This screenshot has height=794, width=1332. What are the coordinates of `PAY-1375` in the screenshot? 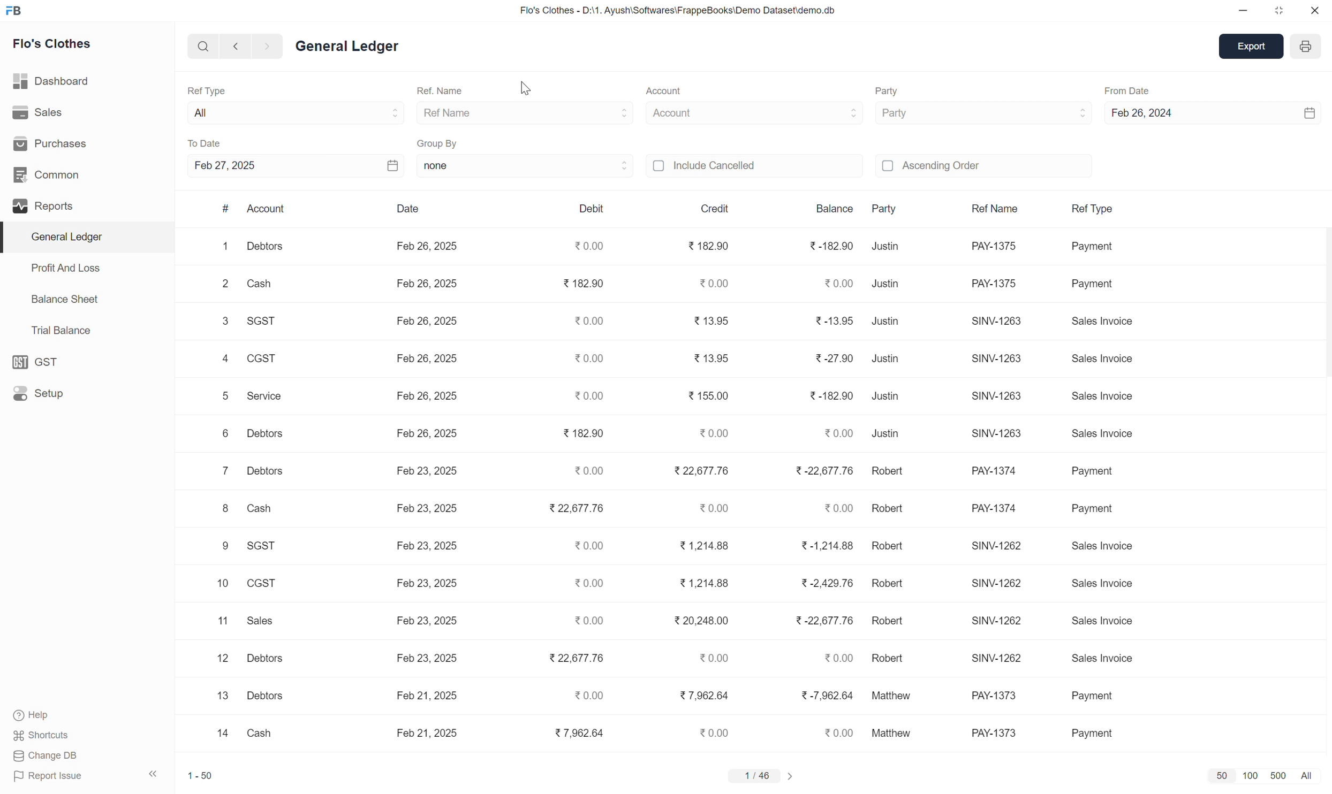 It's located at (1000, 284).